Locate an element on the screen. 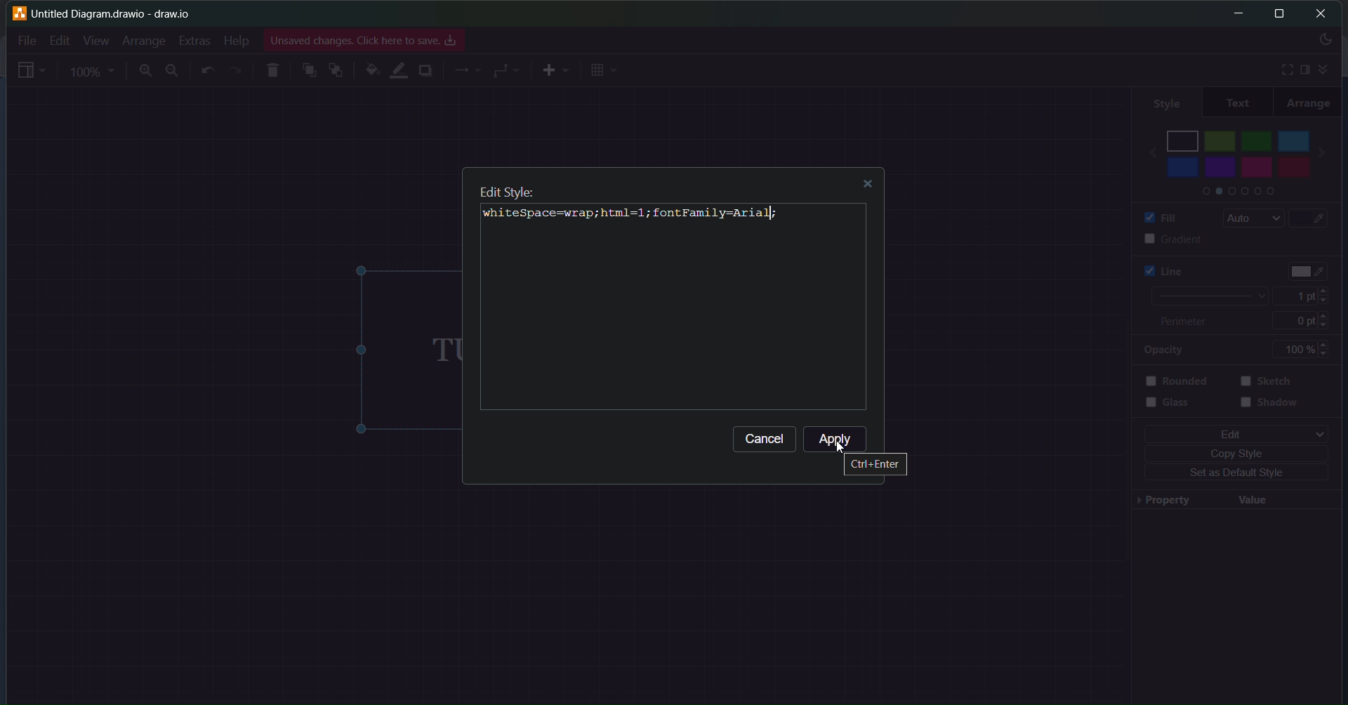 This screenshot has width=1348, height=705. property is located at coordinates (1161, 502).